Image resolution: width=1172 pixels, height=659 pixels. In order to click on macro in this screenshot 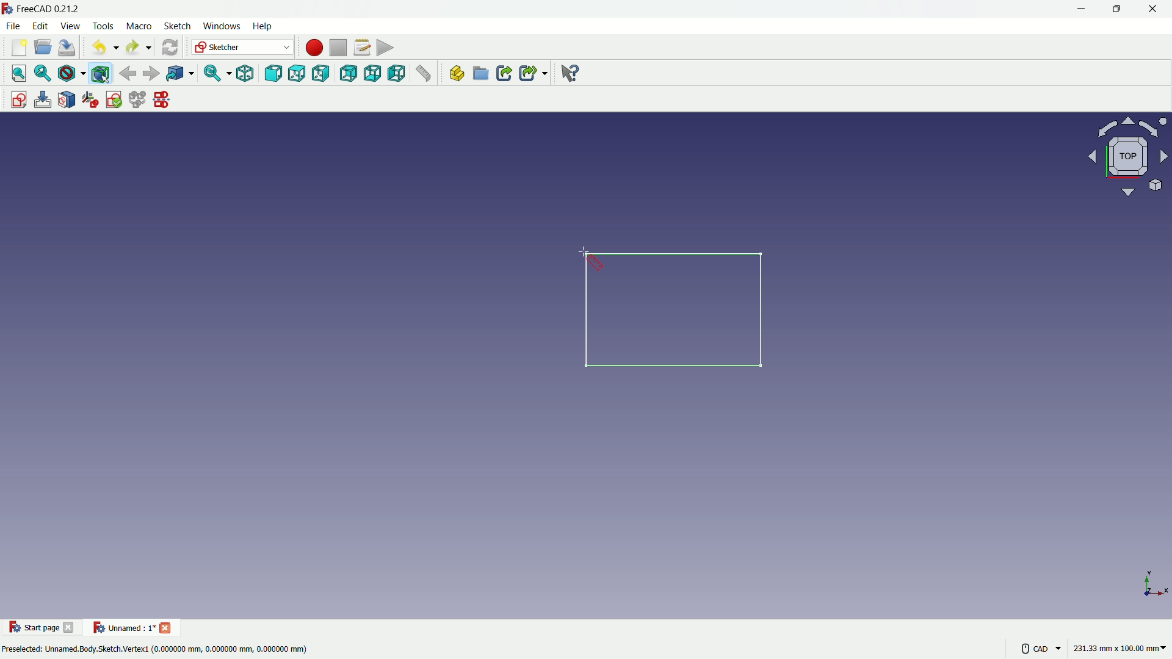, I will do `click(138, 26)`.